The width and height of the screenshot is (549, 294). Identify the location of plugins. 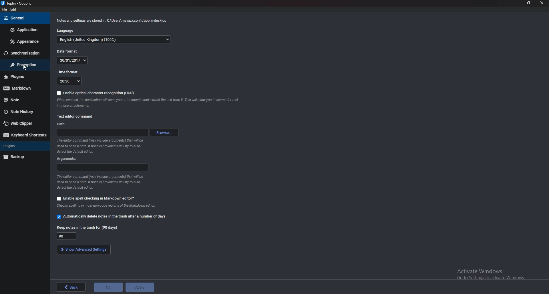
(22, 76).